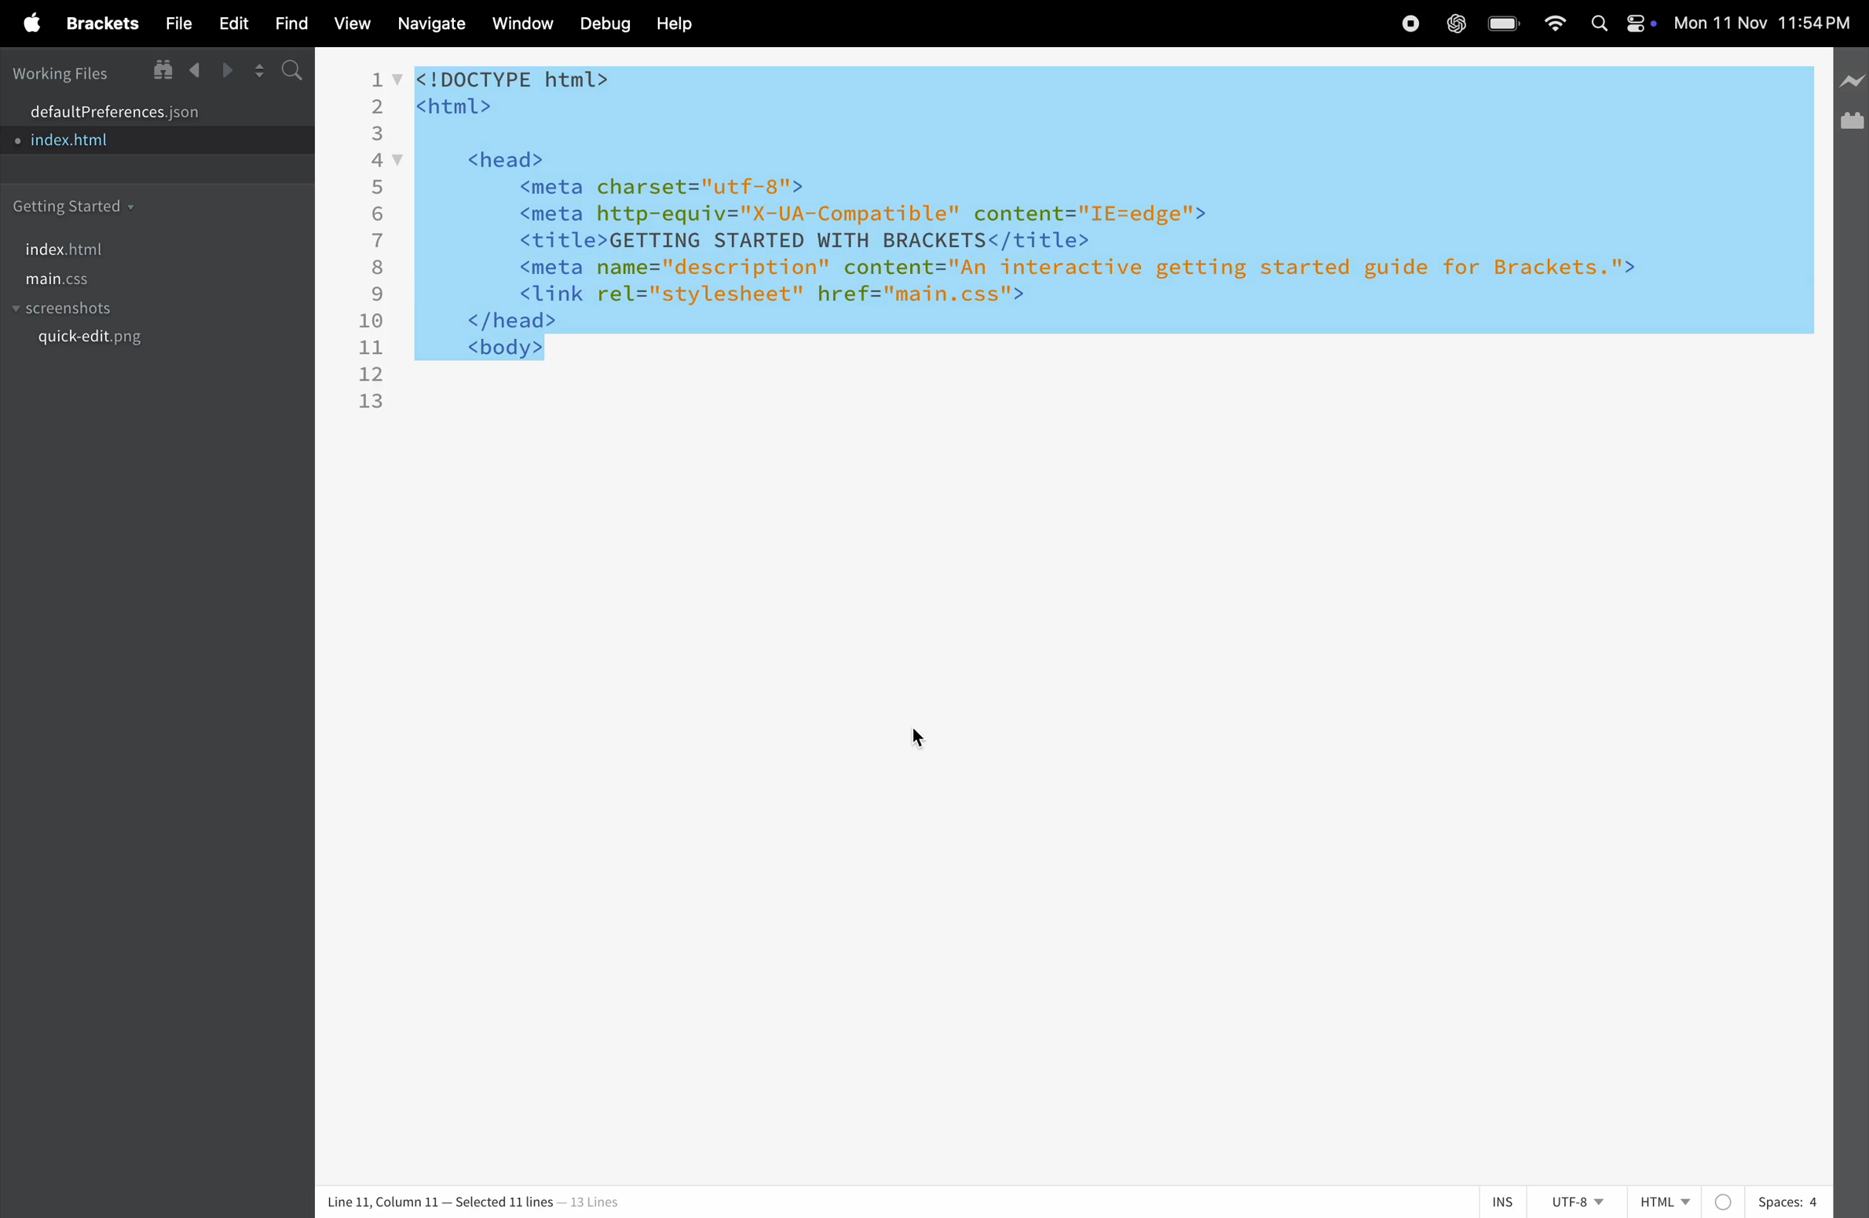  What do you see at coordinates (371, 376) in the screenshot?
I see `12` at bounding box center [371, 376].